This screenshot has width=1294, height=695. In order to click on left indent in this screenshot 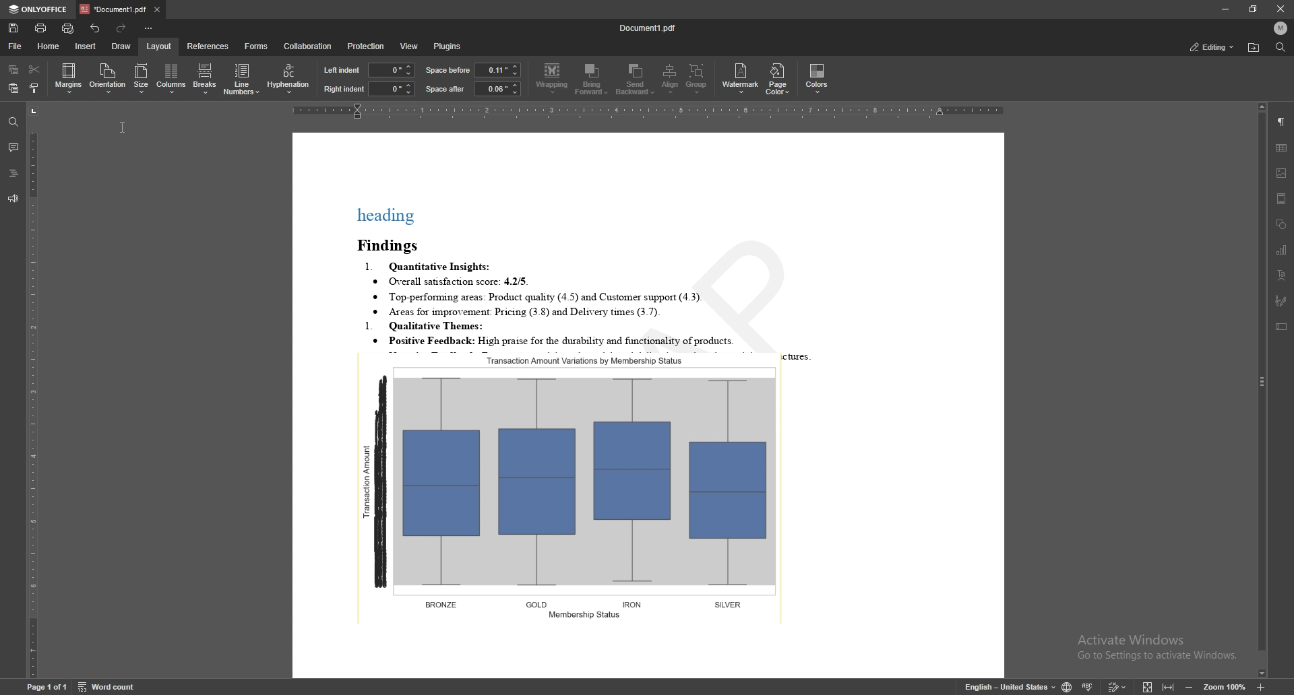, I will do `click(342, 70)`.